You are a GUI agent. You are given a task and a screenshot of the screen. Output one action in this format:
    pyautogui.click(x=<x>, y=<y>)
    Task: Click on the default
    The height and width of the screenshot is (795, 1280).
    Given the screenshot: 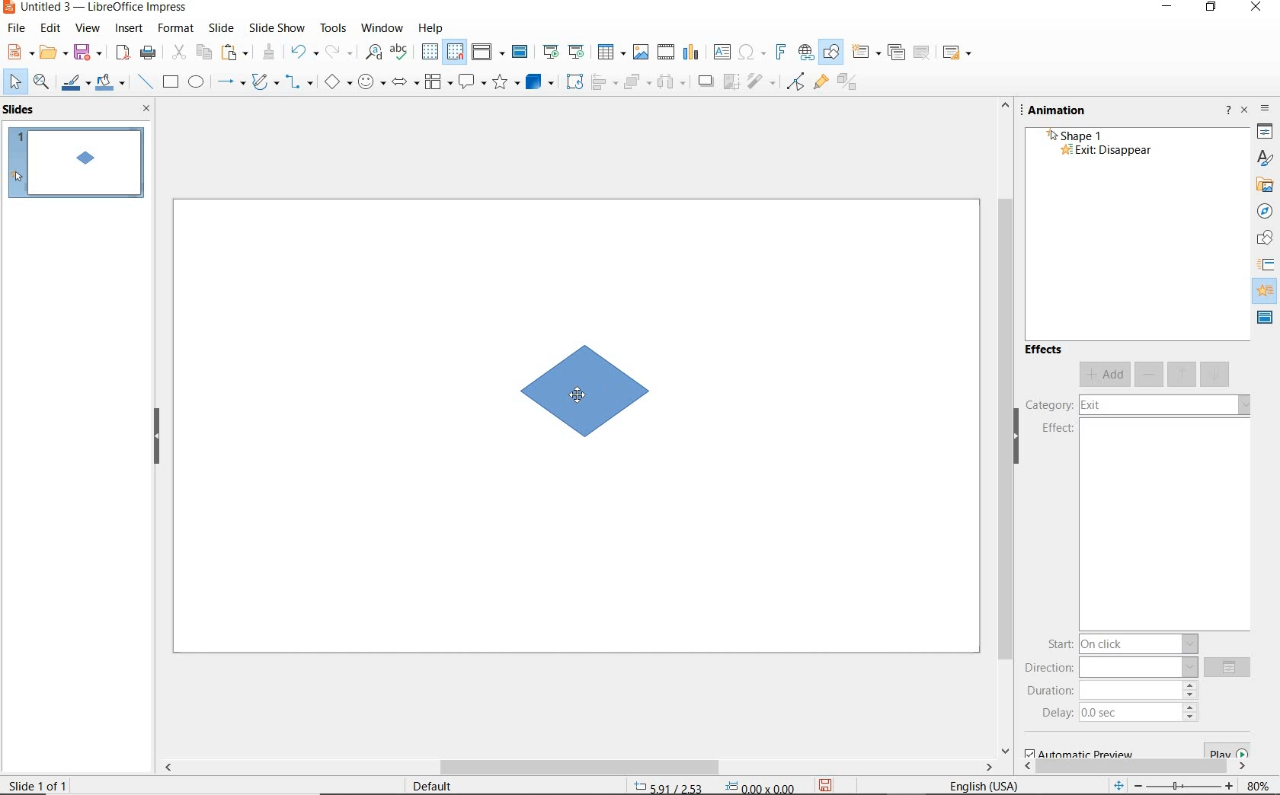 What is the action you would take?
    pyautogui.click(x=448, y=784)
    